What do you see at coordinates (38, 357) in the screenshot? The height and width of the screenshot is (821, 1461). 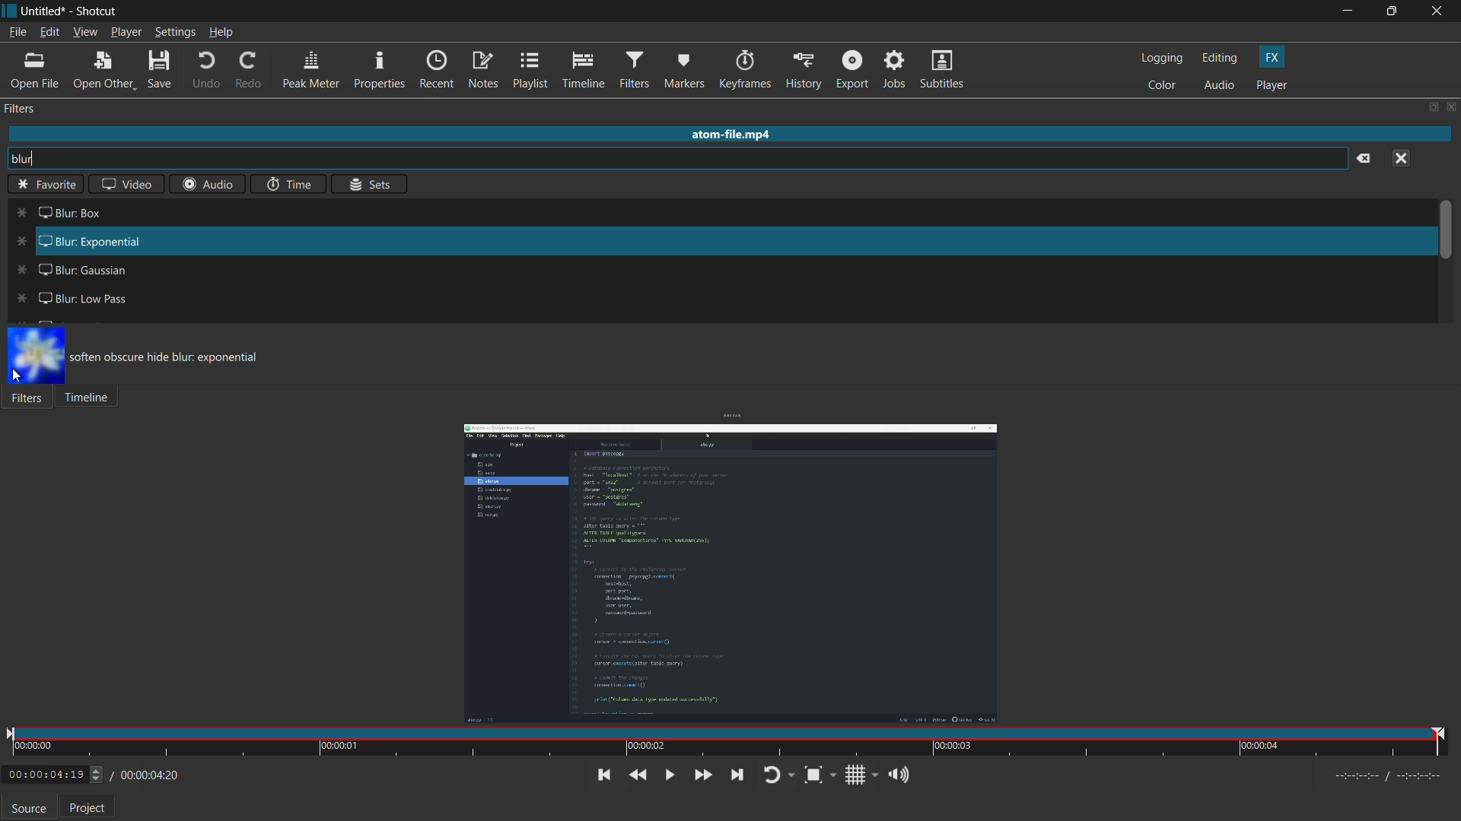 I see `preview image` at bounding box center [38, 357].